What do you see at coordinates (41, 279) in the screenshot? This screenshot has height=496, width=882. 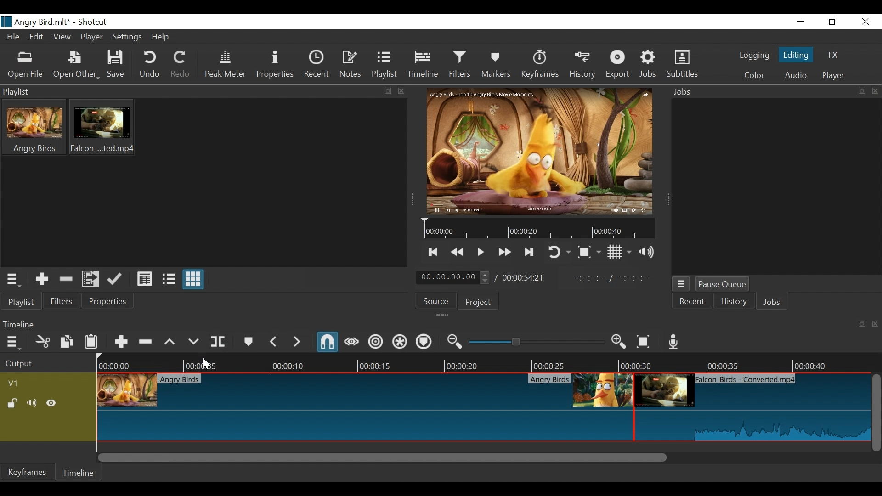 I see `Add the Source to the playlist` at bounding box center [41, 279].